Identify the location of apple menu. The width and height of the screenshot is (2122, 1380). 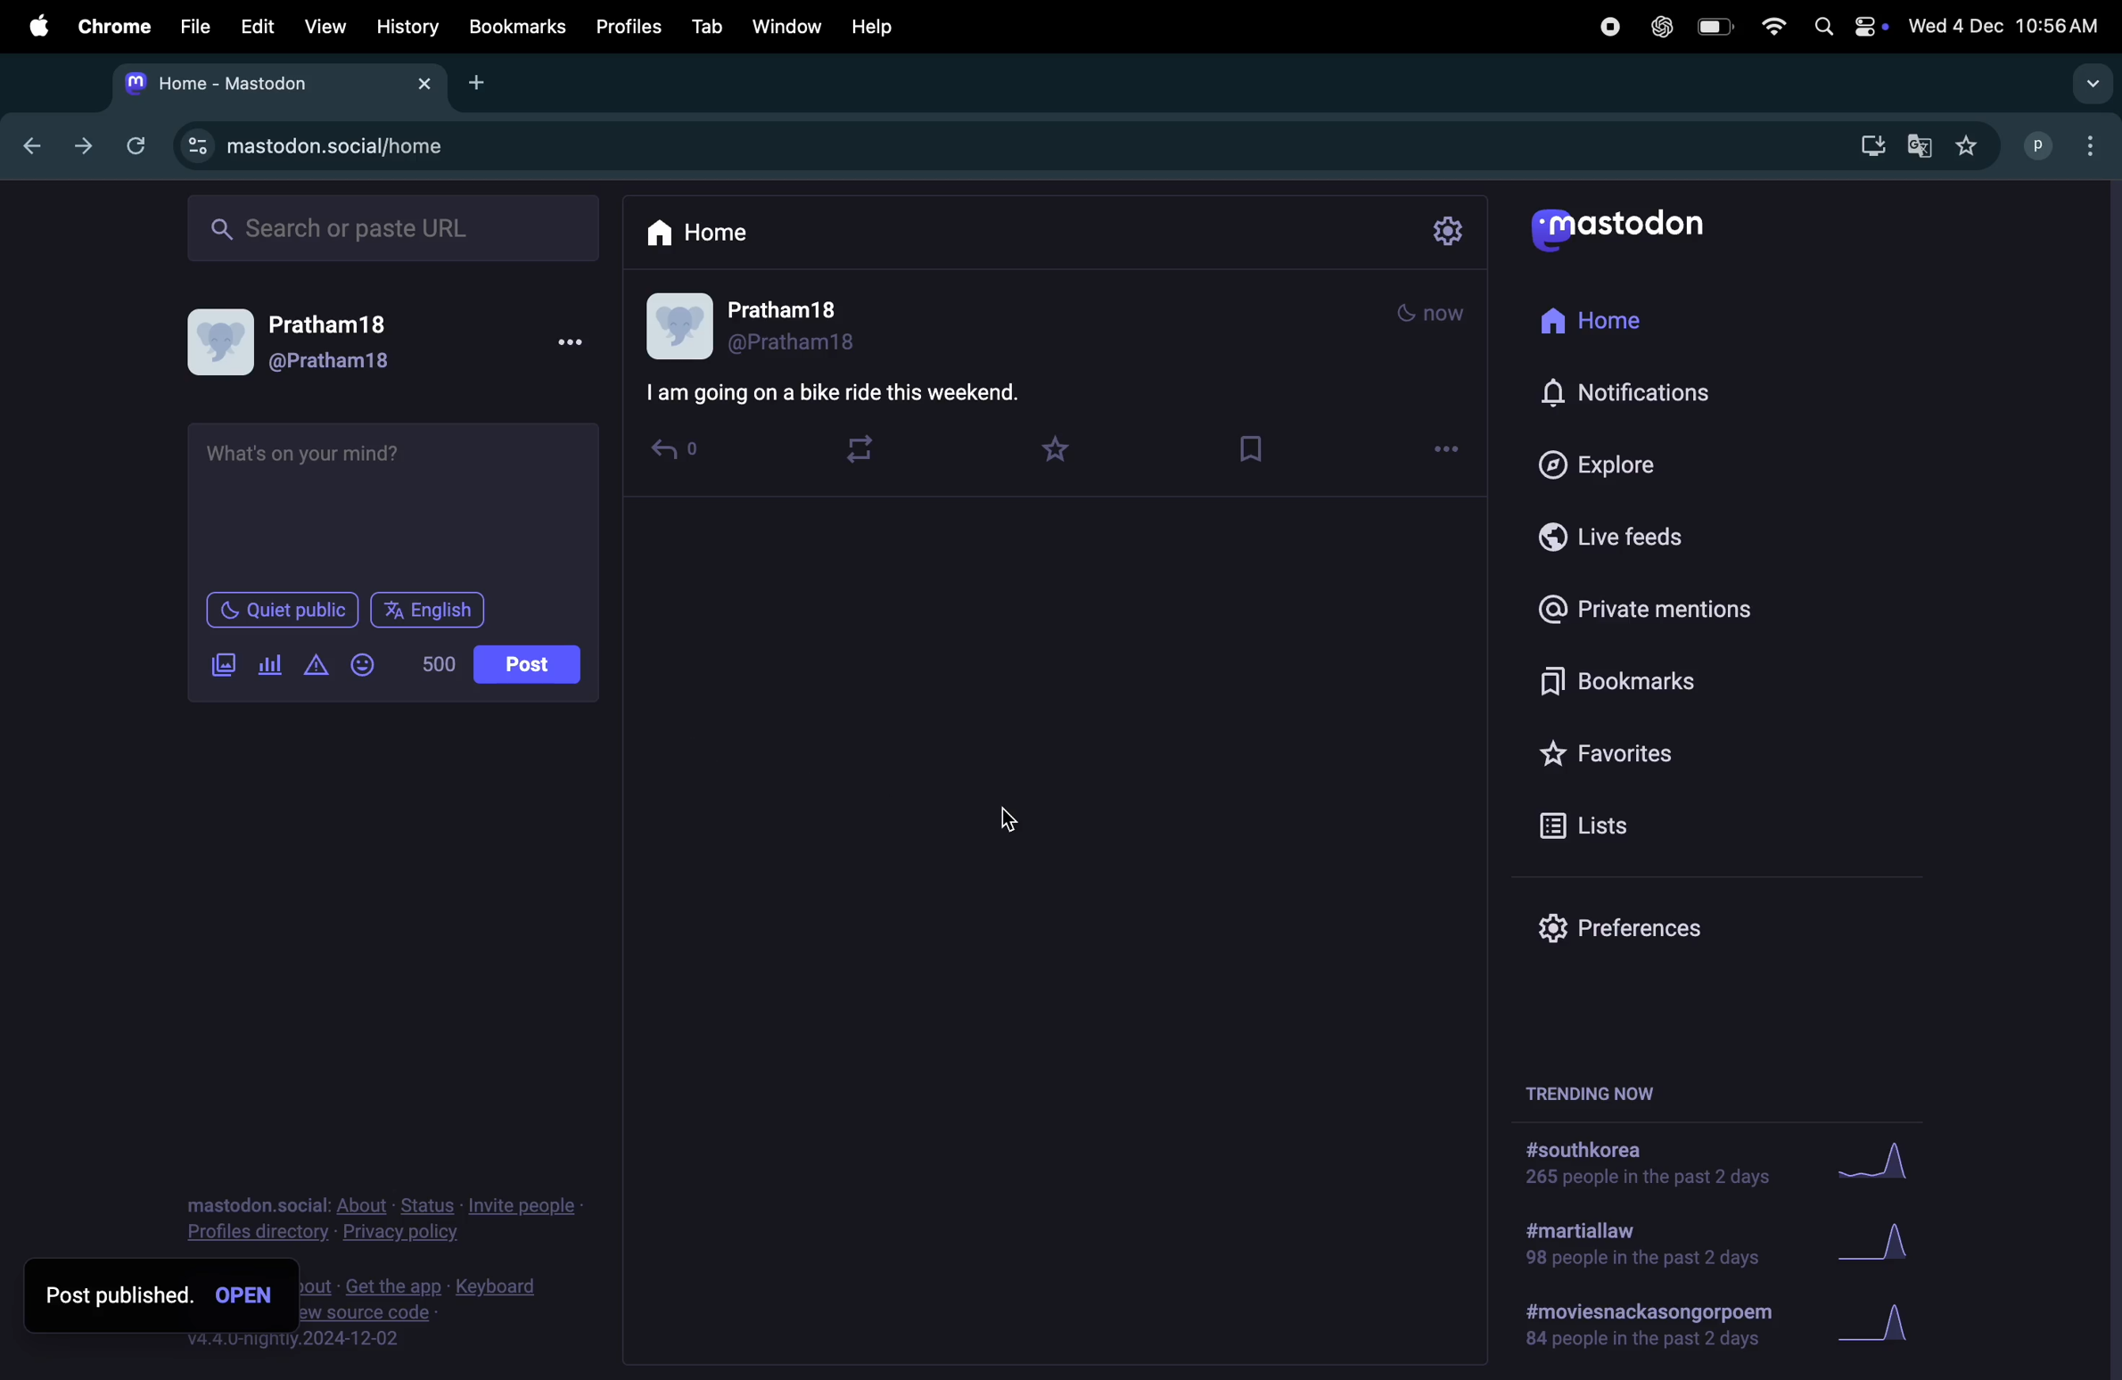
(37, 28).